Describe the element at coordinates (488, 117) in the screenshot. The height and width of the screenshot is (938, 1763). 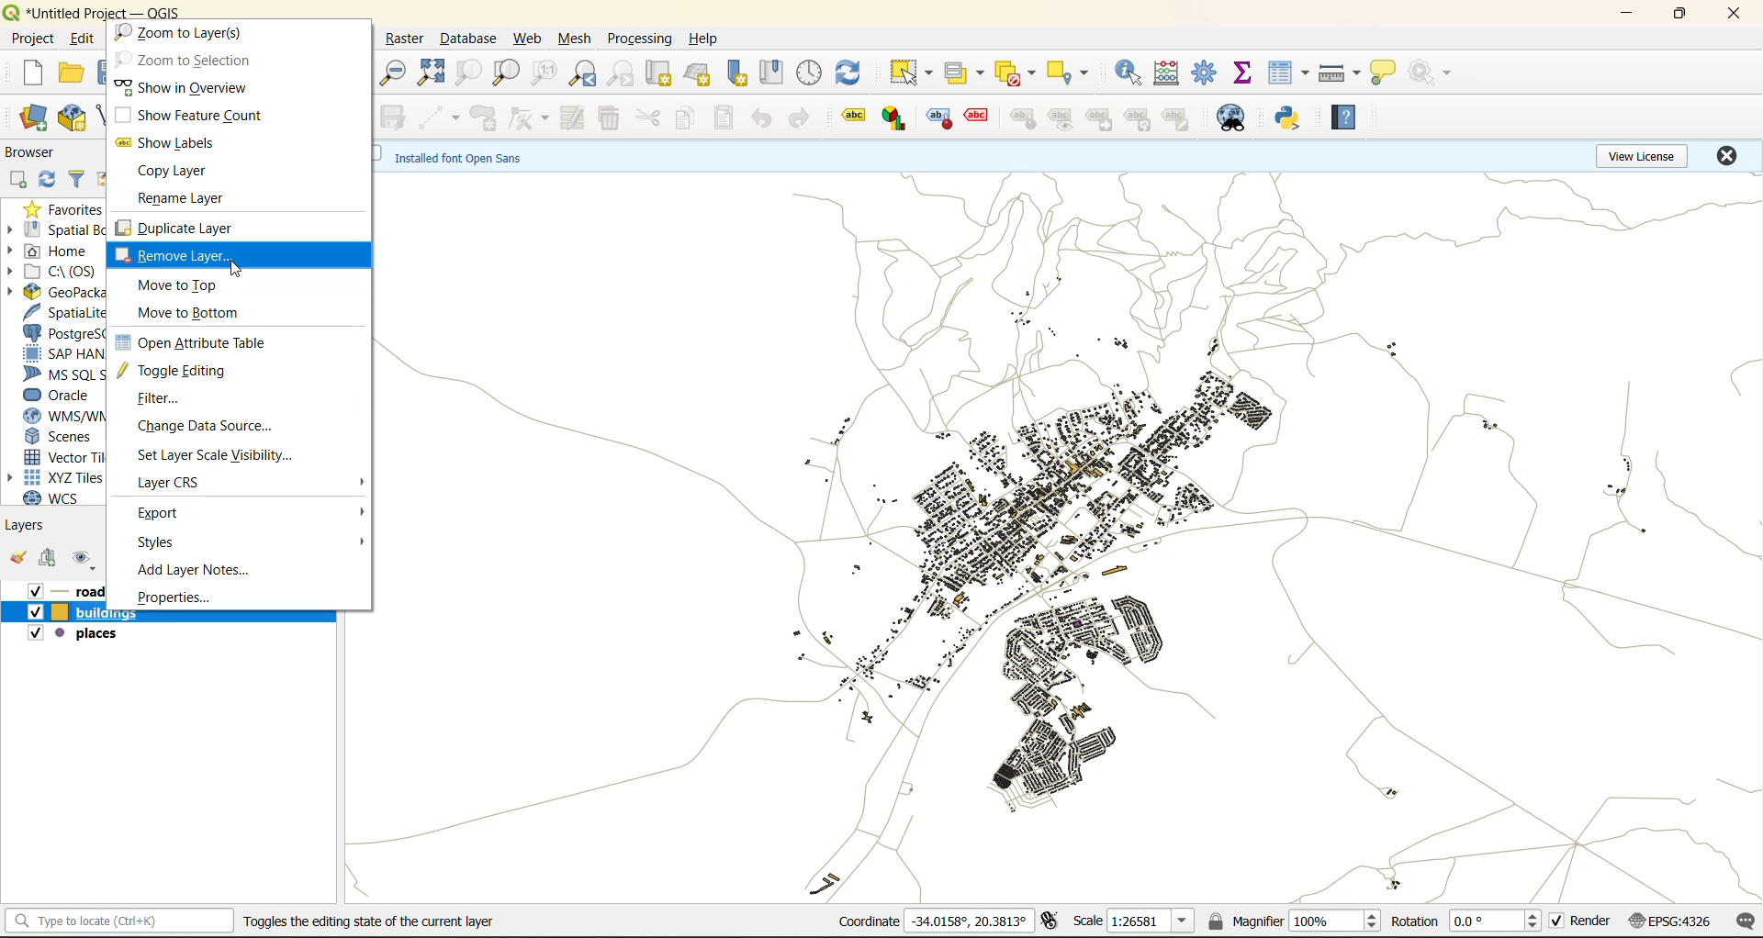
I see `add polygon` at that location.